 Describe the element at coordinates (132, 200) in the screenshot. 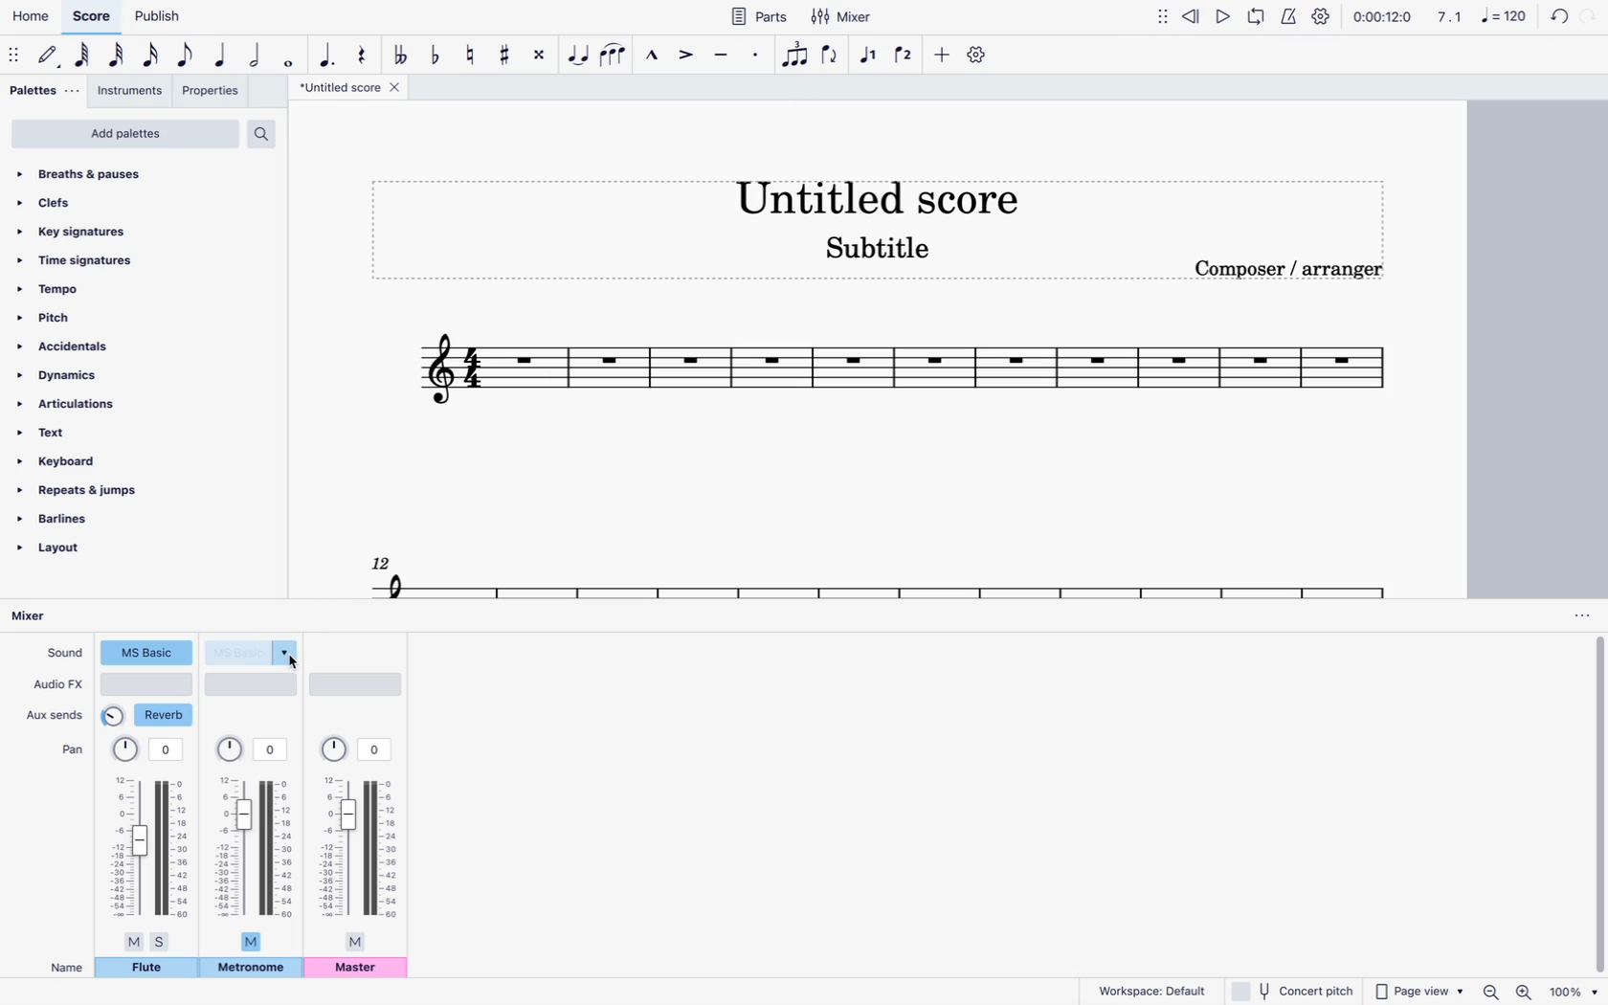

I see `clefs` at that location.